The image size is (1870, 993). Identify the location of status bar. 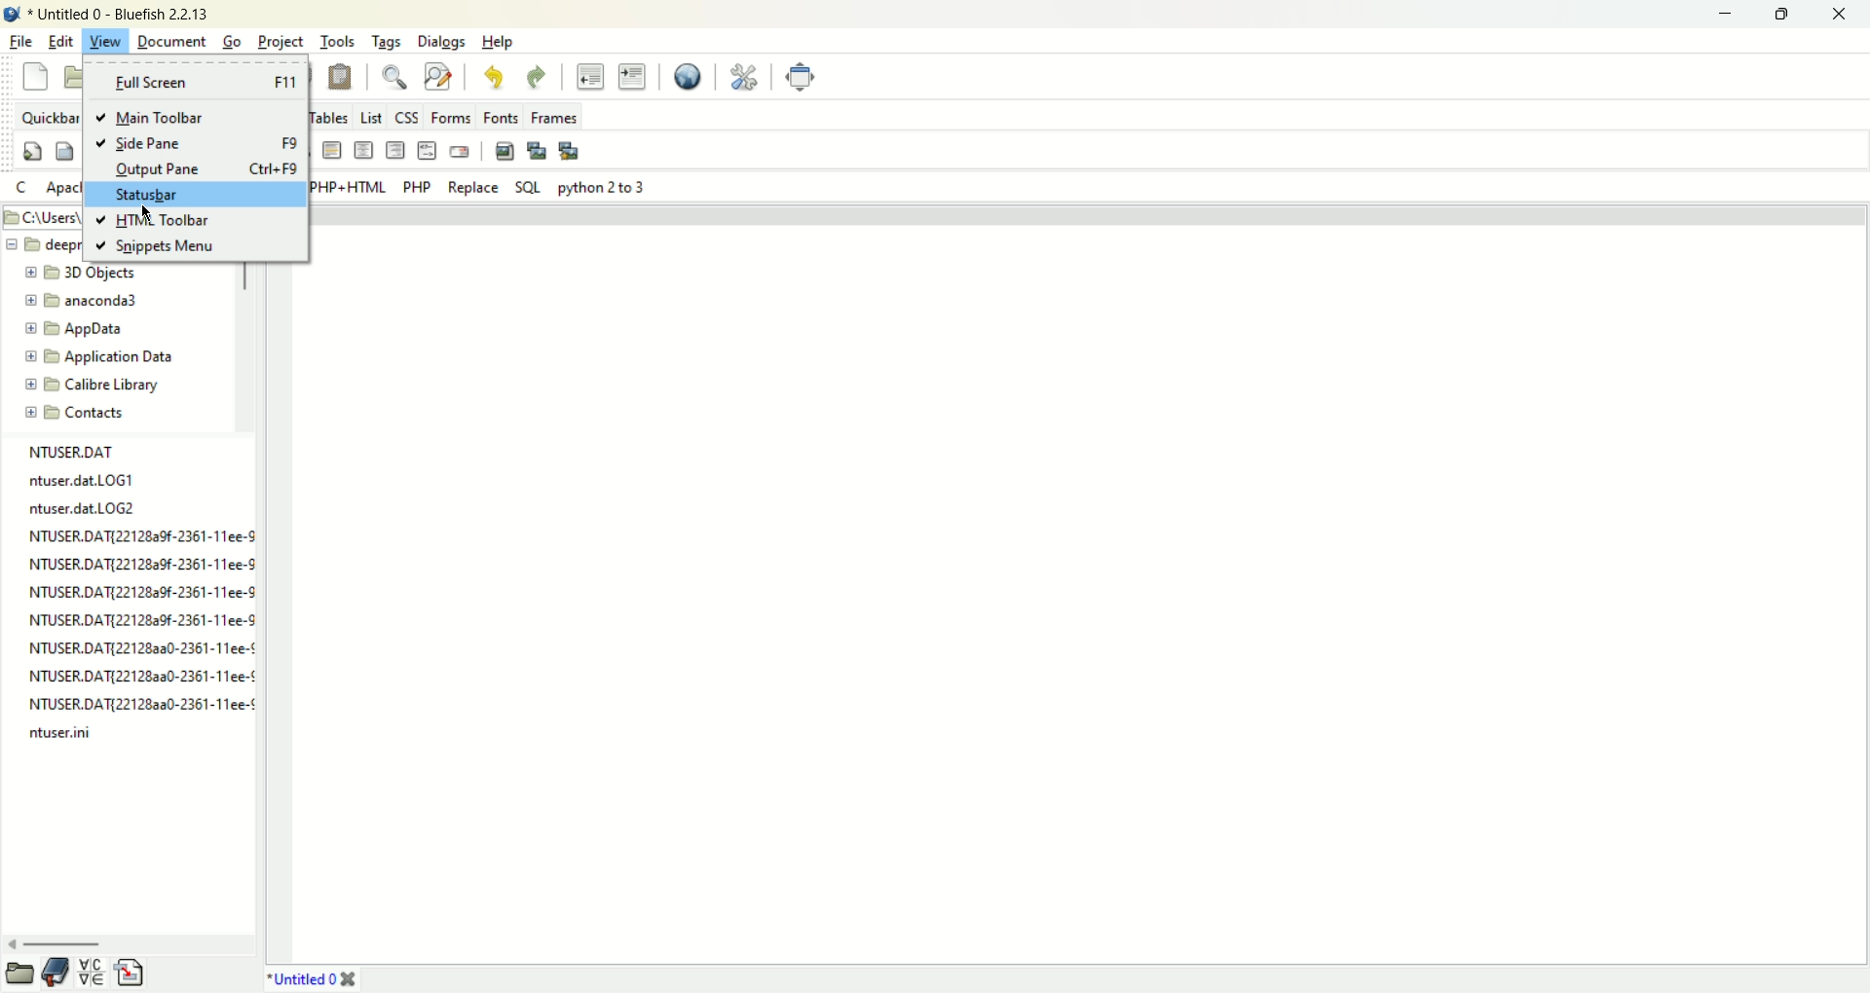
(177, 194).